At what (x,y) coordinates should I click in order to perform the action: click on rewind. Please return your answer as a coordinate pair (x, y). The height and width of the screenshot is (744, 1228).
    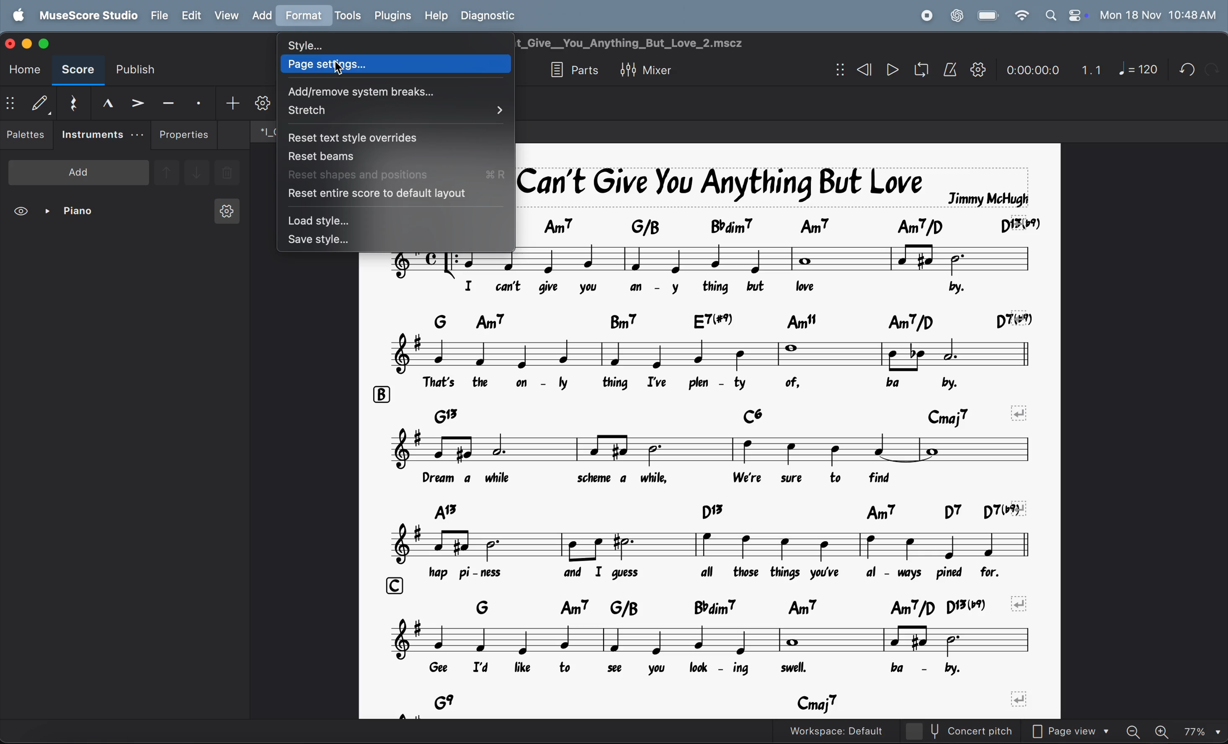
    Looking at the image, I should click on (862, 70).